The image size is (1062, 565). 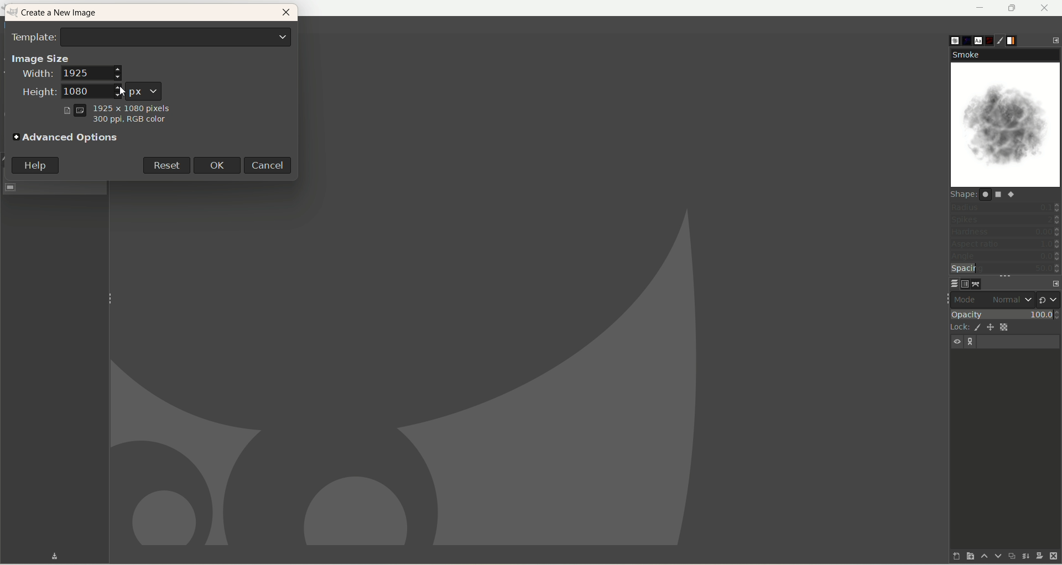 What do you see at coordinates (14, 13) in the screenshot?
I see `logo` at bounding box center [14, 13].